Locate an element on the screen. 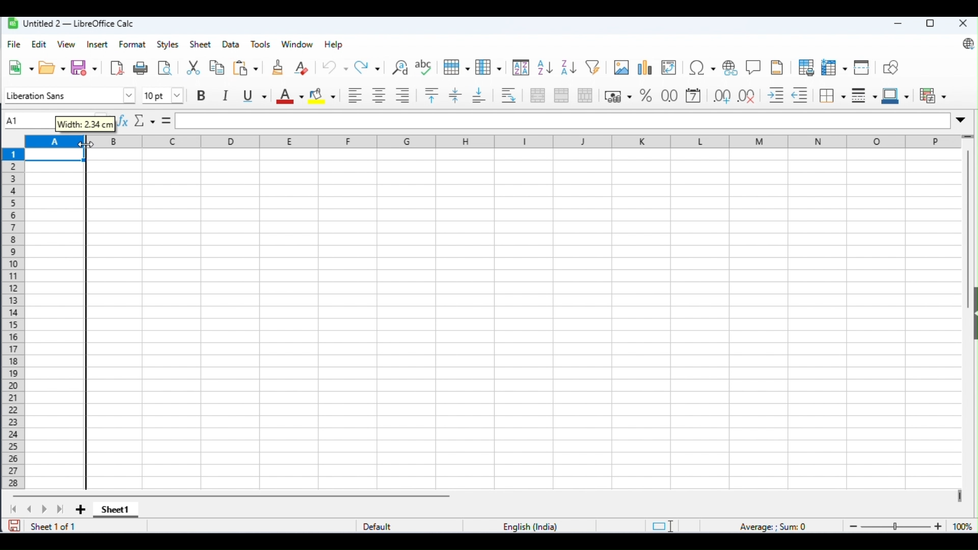 The image size is (978, 550). font size is located at coordinates (161, 95).